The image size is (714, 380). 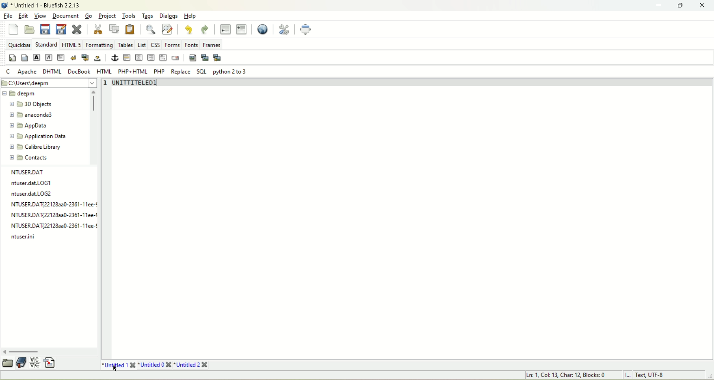 What do you see at coordinates (218, 57) in the screenshot?
I see `multi-thumbnail` at bounding box center [218, 57].